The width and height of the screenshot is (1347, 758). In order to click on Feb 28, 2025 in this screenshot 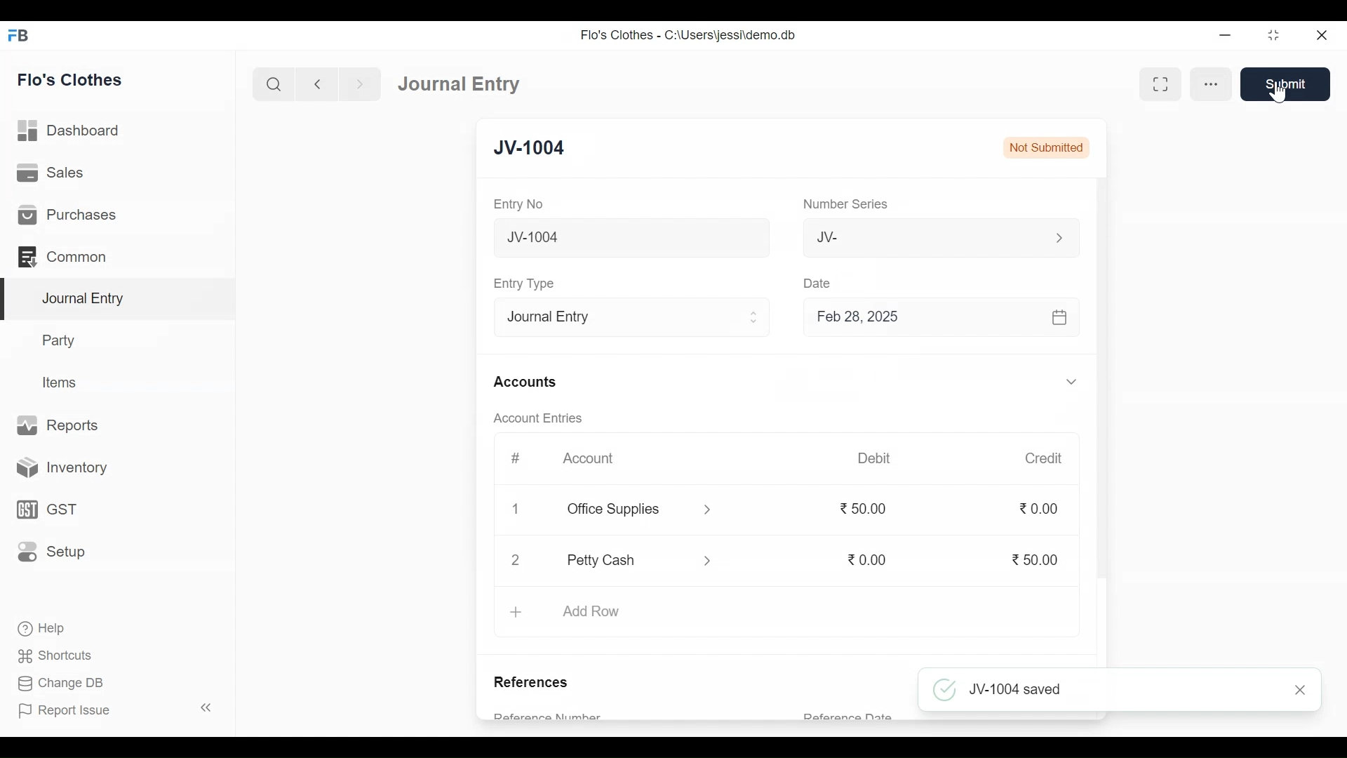, I will do `click(935, 319)`.